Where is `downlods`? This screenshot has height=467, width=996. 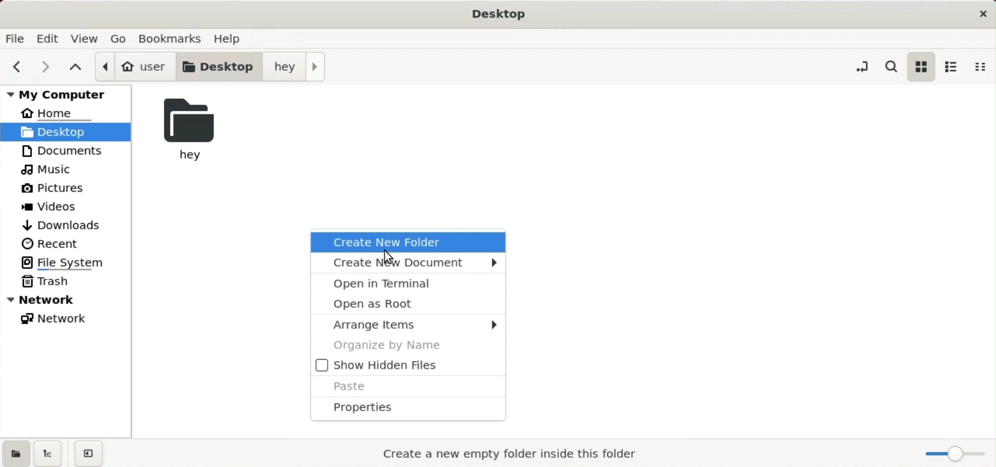 downlods is located at coordinates (68, 225).